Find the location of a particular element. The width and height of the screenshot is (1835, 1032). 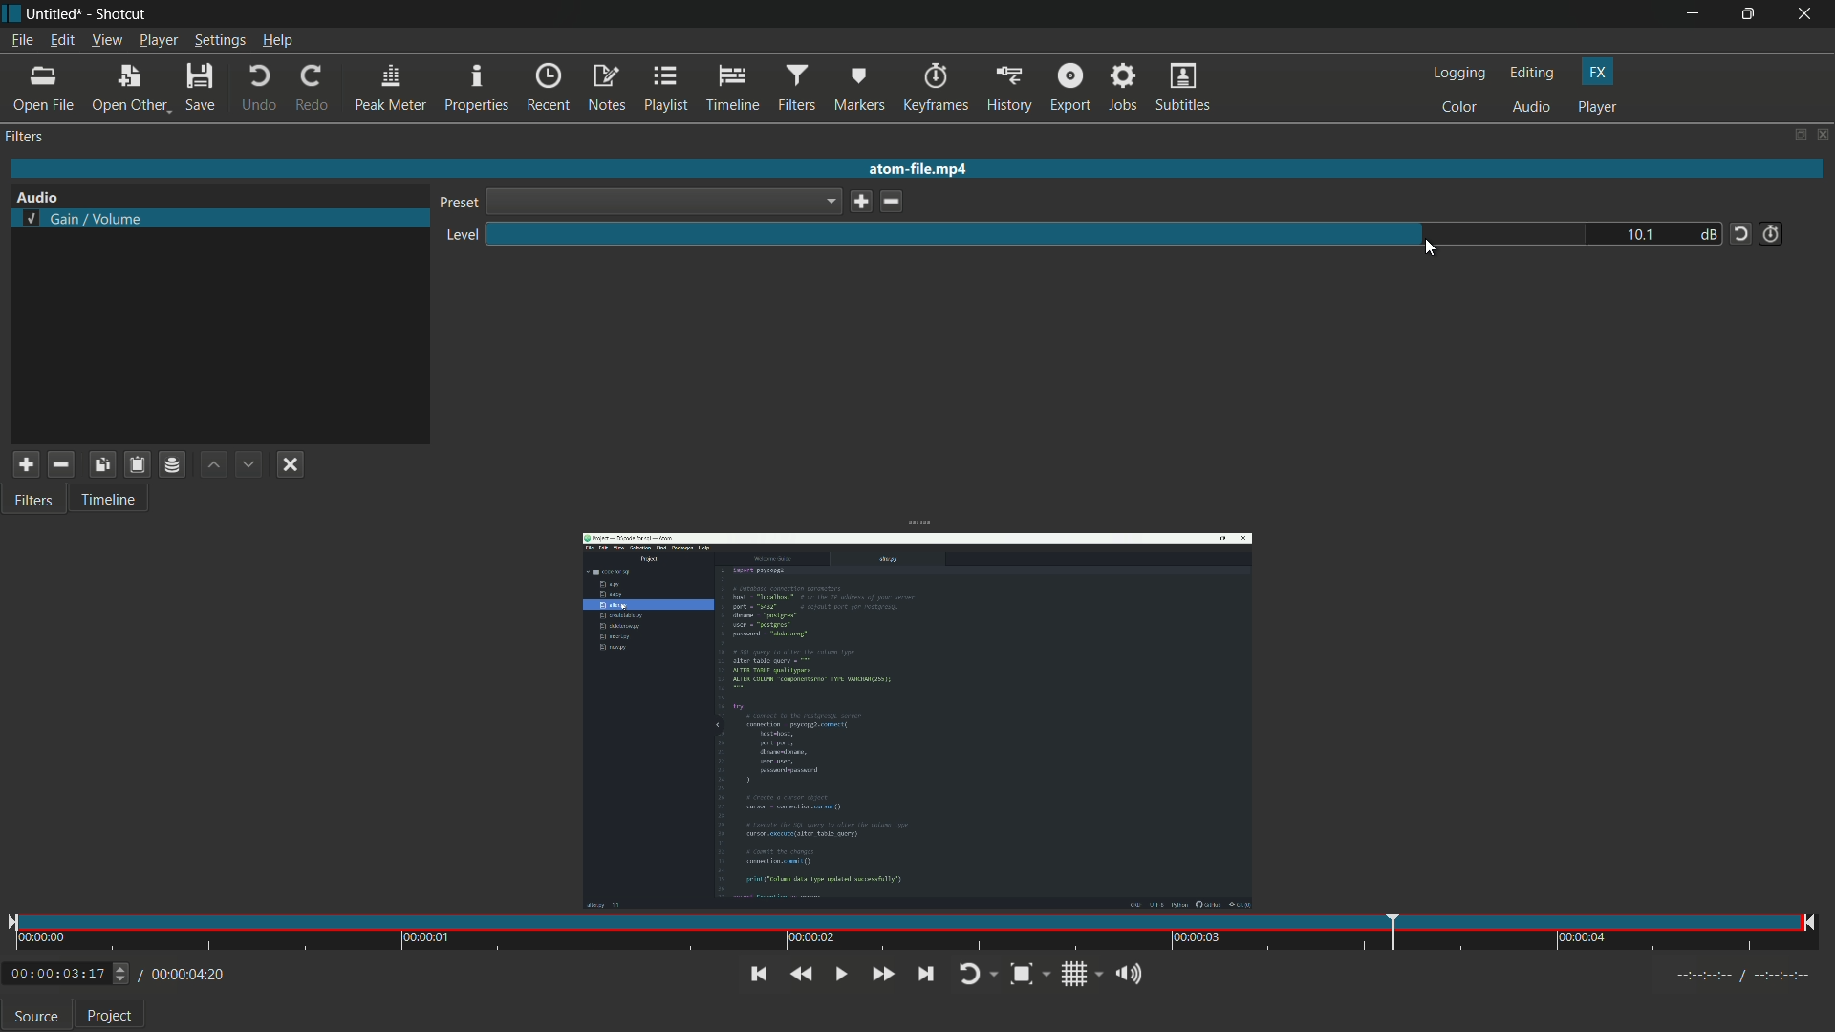

toggle player looping is located at coordinates (977, 976).